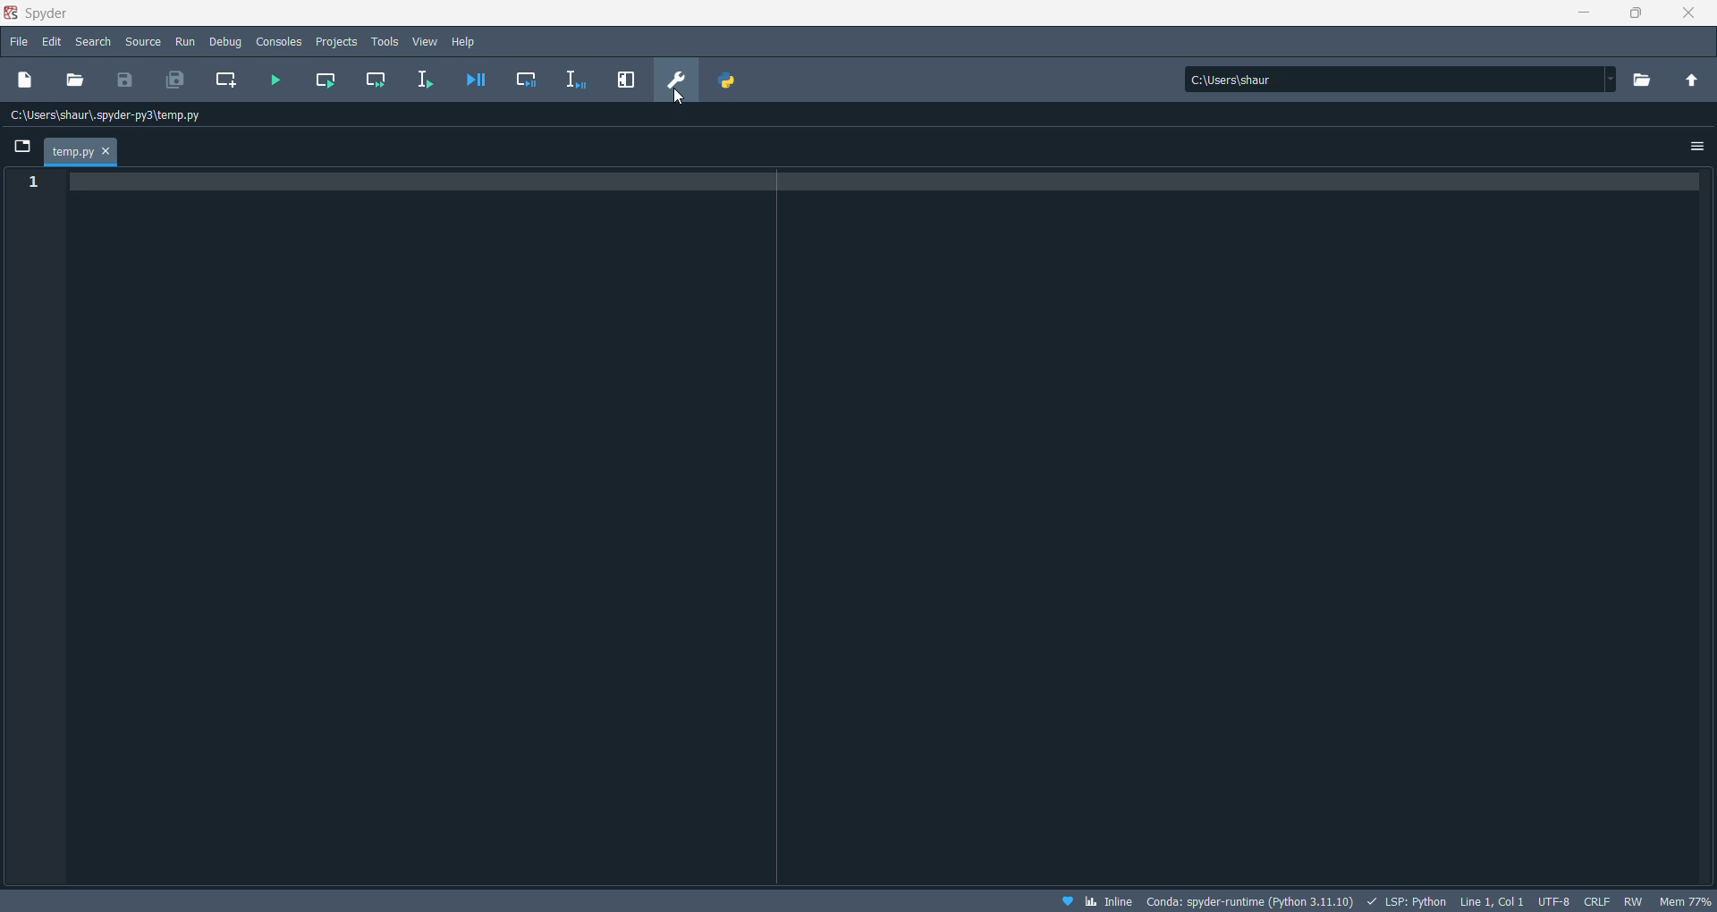  What do you see at coordinates (1696, 148) in the screenshot?
I see `options` at bounding box center [1696, 148].